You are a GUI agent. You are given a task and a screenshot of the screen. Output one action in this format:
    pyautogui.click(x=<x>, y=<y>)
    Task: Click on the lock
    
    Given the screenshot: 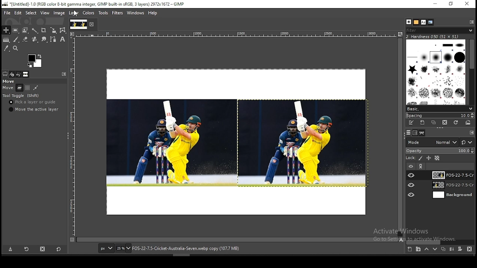 What is the action you would take?
    pyautogui.click(x=410, y=158)
    